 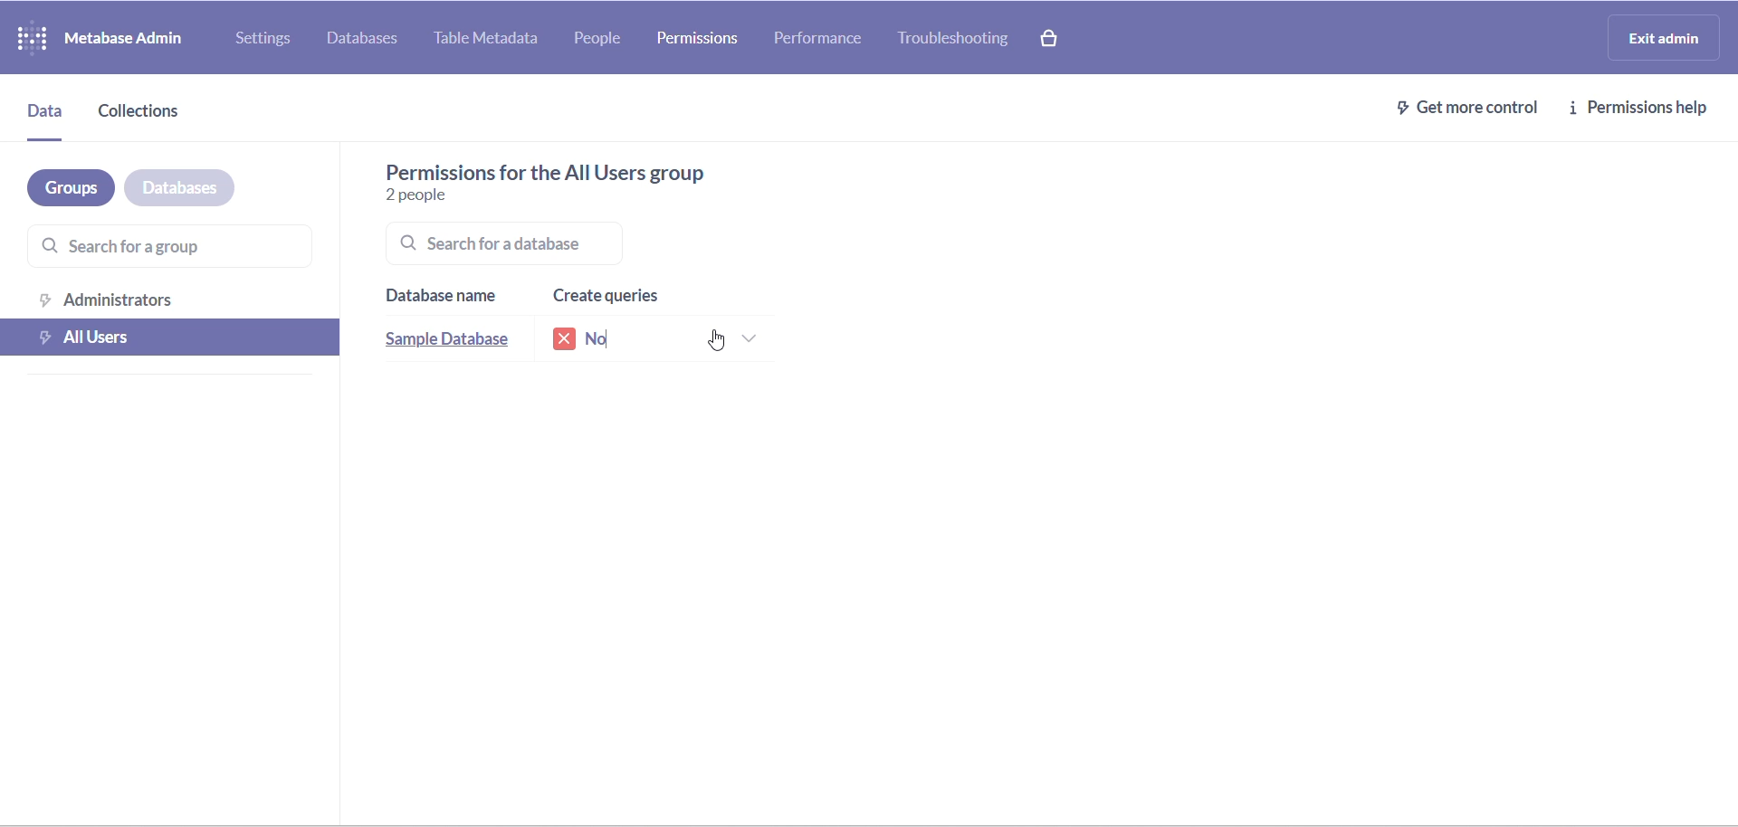 What do you see at coordinates (367, 41) in the screenshot?
I see `databases` at bounding box center [367, 41].